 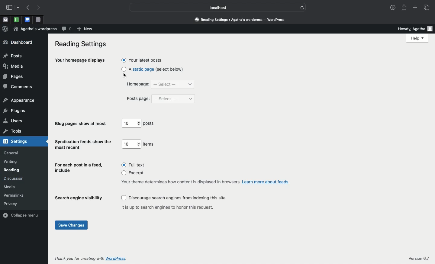 I want to click on discussion, so click(x=14, y=179).